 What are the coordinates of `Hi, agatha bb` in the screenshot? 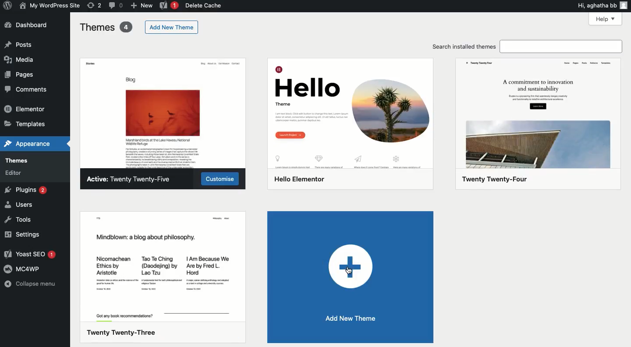 It's located at (595, 6).